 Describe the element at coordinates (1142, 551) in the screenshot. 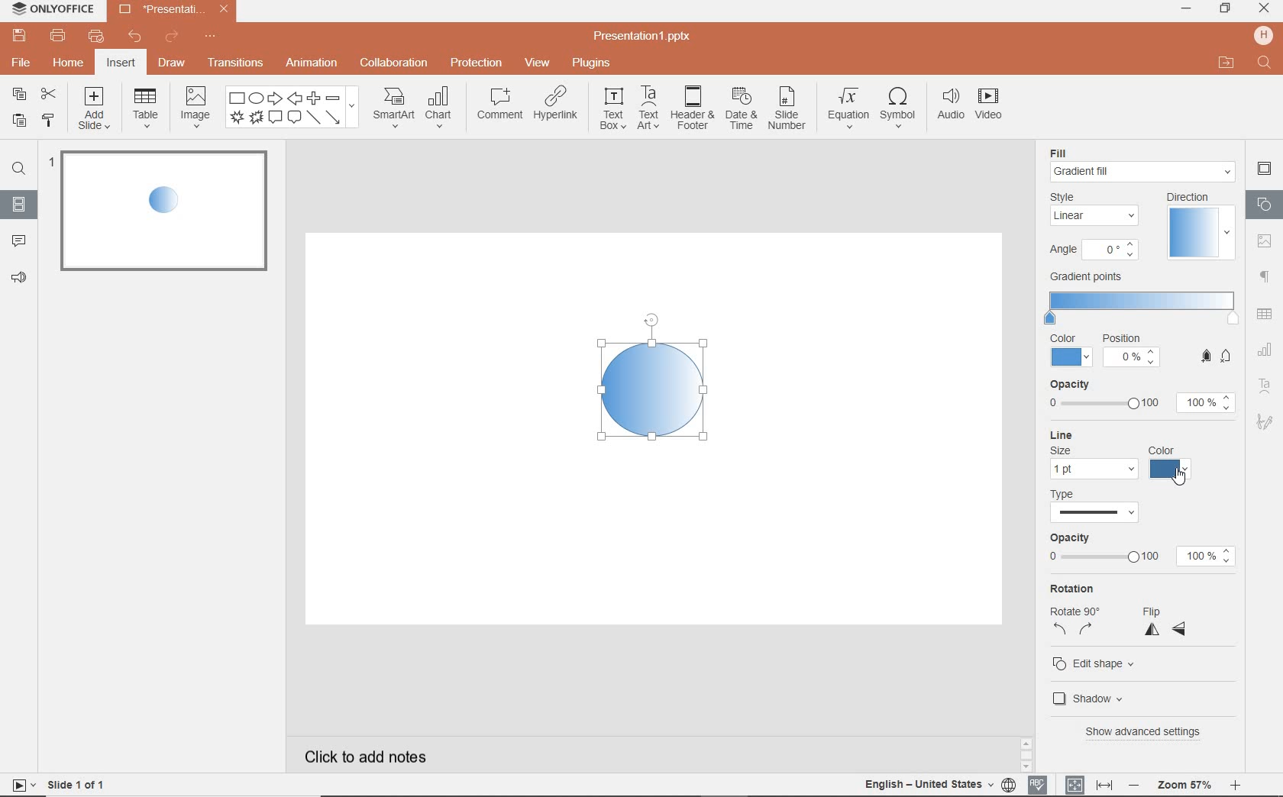

I see `OPACITY` at that location.